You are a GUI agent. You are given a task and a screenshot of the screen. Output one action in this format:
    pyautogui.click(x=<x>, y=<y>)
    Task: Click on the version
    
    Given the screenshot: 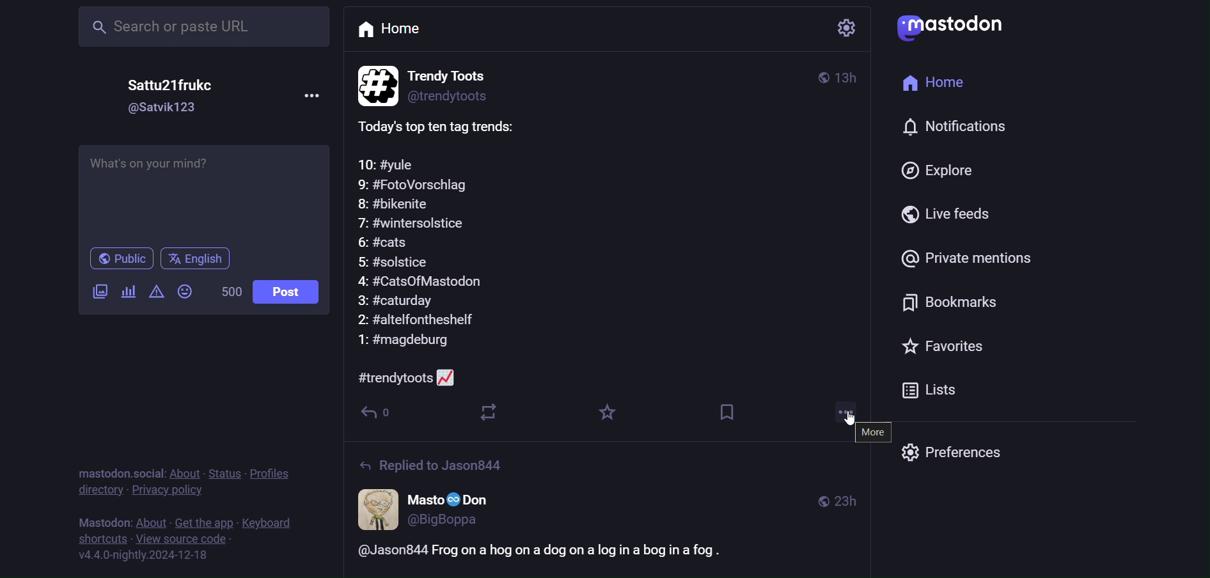 What is the action you would take?
    pyautogui.click(x=146, y=557)
    